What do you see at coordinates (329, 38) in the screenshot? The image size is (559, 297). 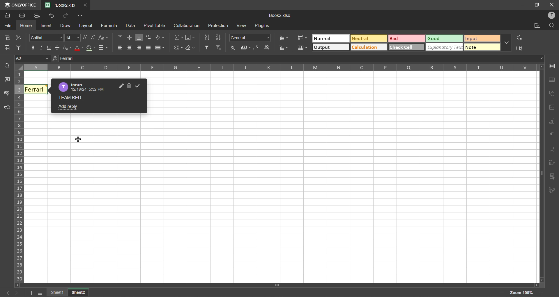 I see `normal` at bounding box center [329, 38].